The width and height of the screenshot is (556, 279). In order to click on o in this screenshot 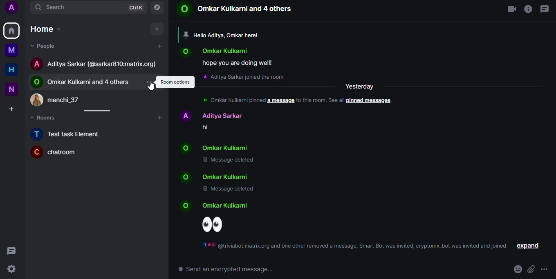, I will do `click(187, 148)`.